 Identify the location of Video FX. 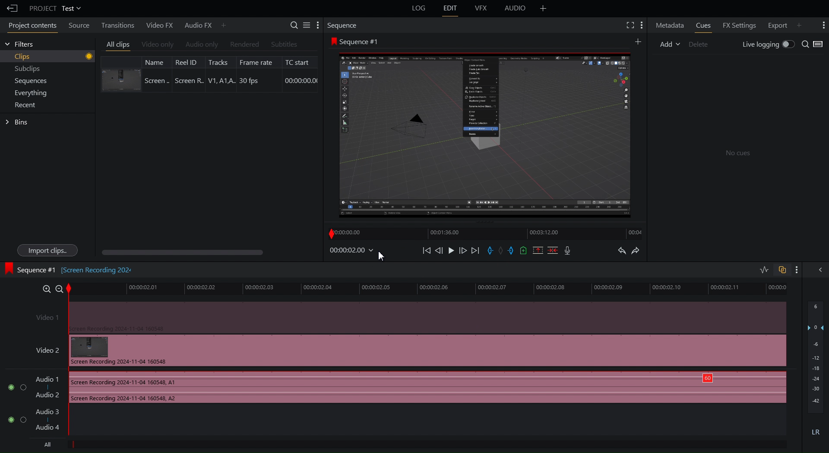
(158, 25).